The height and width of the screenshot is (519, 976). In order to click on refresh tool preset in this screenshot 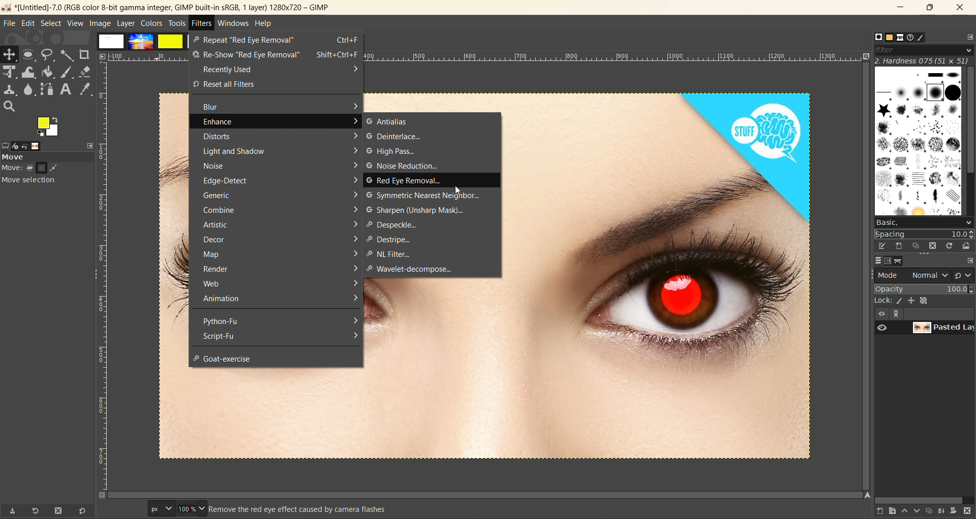, I will do `click(34, 511)`.